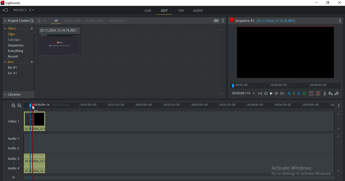 The height and width of the screenshot is (181, 345). Describe the element at coordinates (265, 93) in the screenshot. I see `Previous` at that location.